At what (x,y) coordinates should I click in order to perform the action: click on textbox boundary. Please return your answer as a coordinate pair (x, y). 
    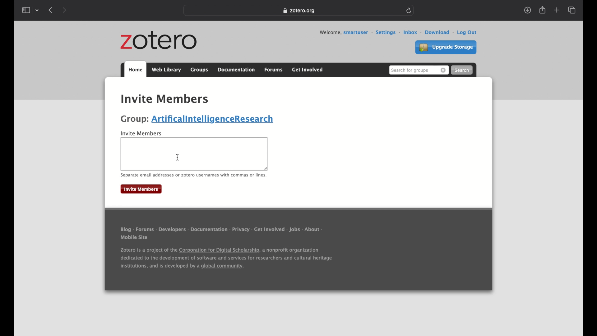
    Looking at the image, I should click on (122, 152).